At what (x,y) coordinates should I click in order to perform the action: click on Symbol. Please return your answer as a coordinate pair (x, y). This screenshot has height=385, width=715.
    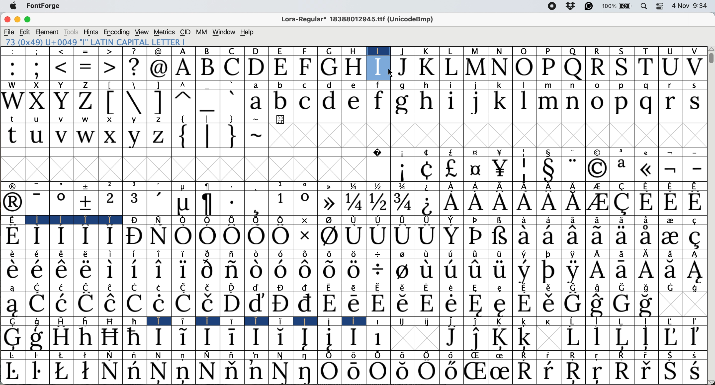
    Looking at the image, I should click on (329, 271).